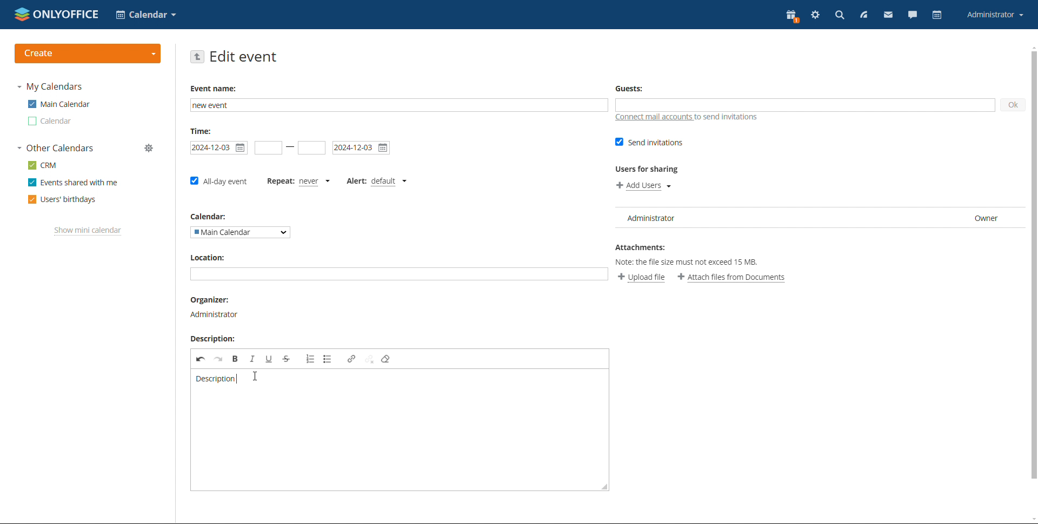  I want to click on other calendar, so click(50, 122).